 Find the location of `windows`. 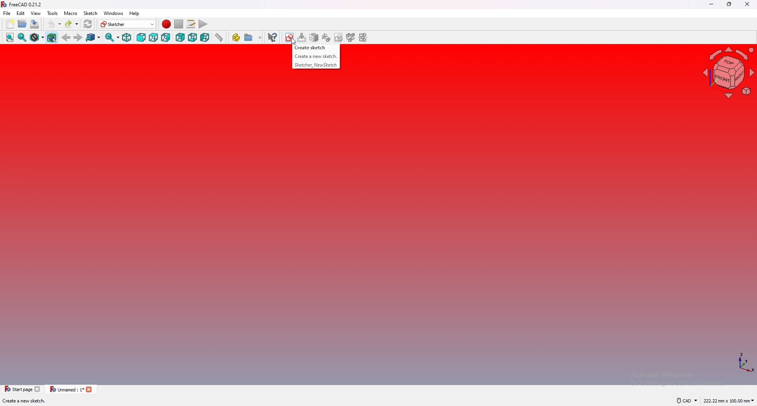

windows is located at coordinates (113, 13).